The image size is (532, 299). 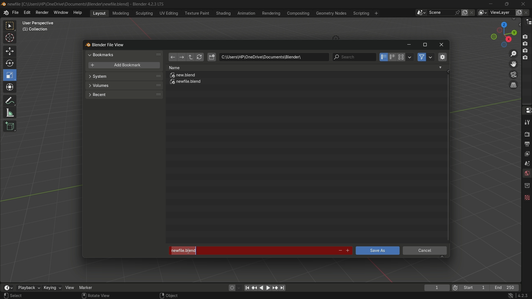 What do you see at coordinates (513, 64) in the screenshot?
I see `move view layer` at bounding box center [513, 64].